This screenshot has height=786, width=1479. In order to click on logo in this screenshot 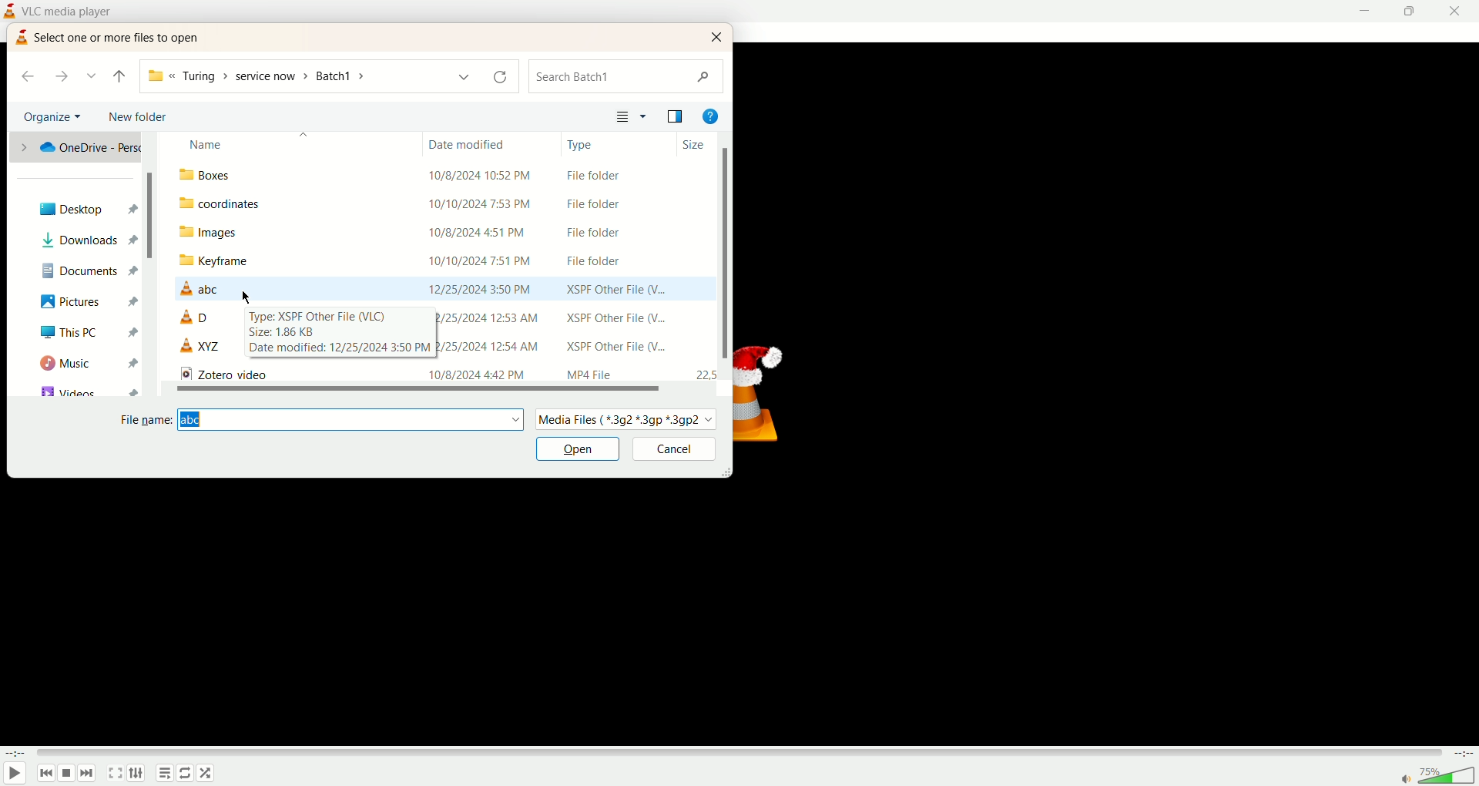, I will do `click(9, 10)`.